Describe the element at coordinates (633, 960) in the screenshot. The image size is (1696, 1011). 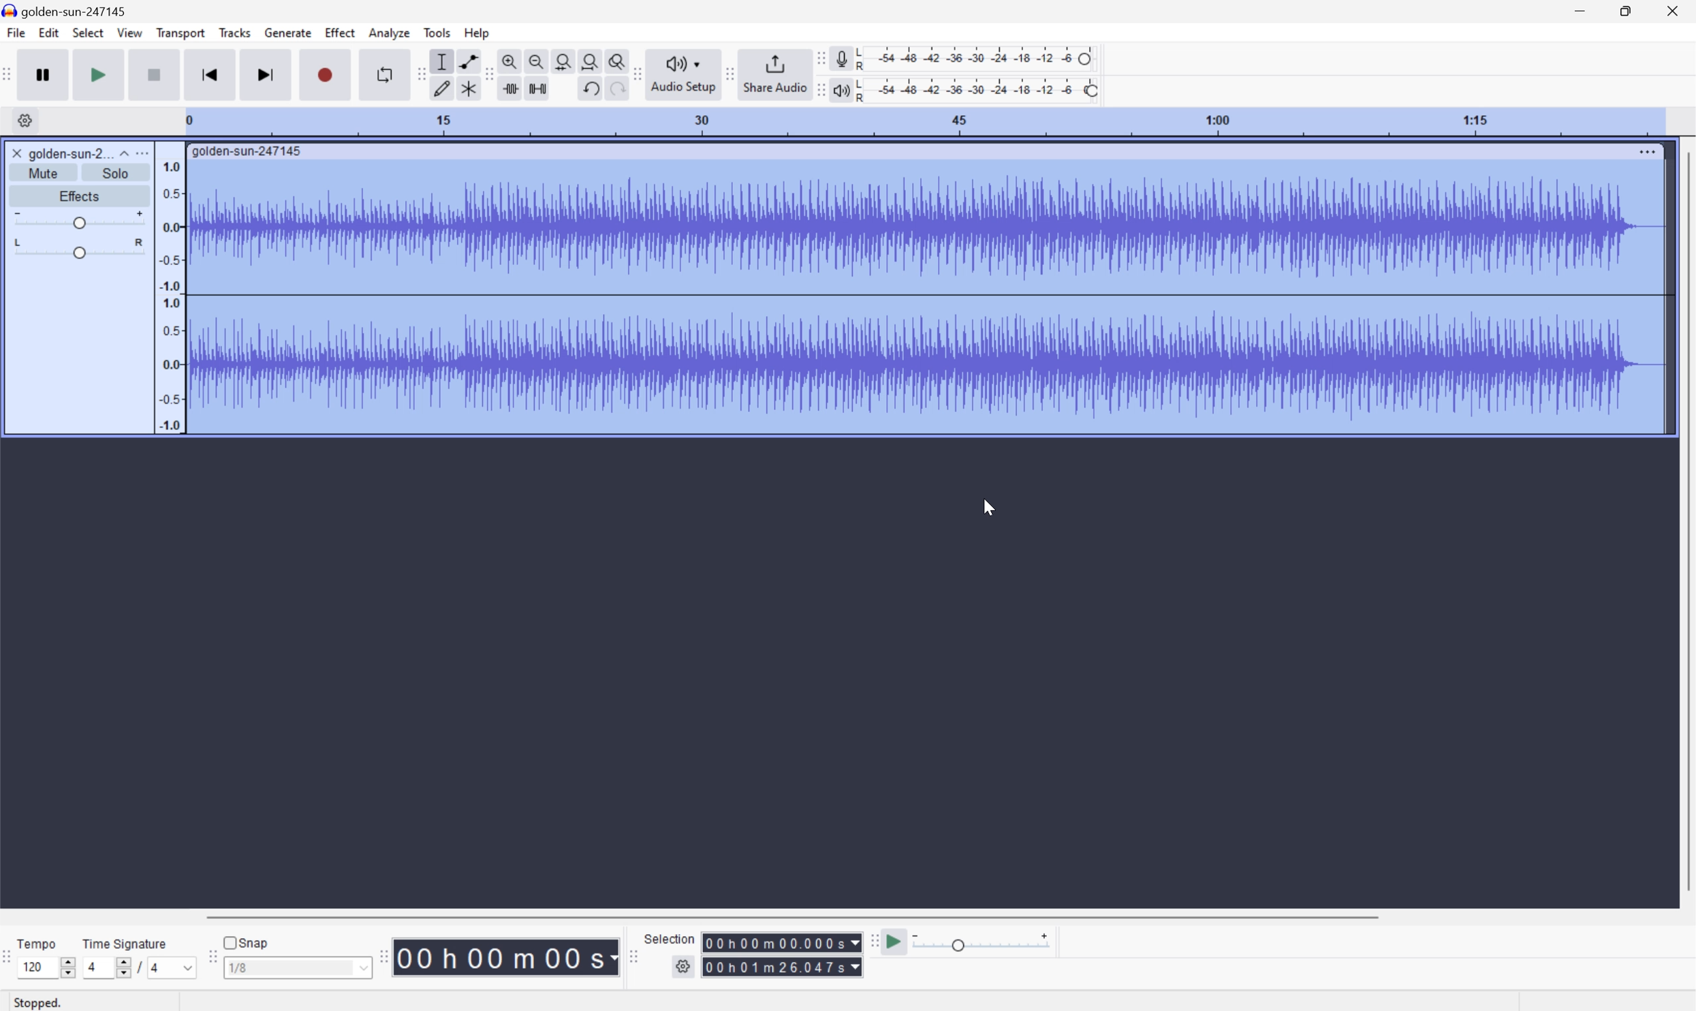
I see `Audacity selection toolbar` at that location.